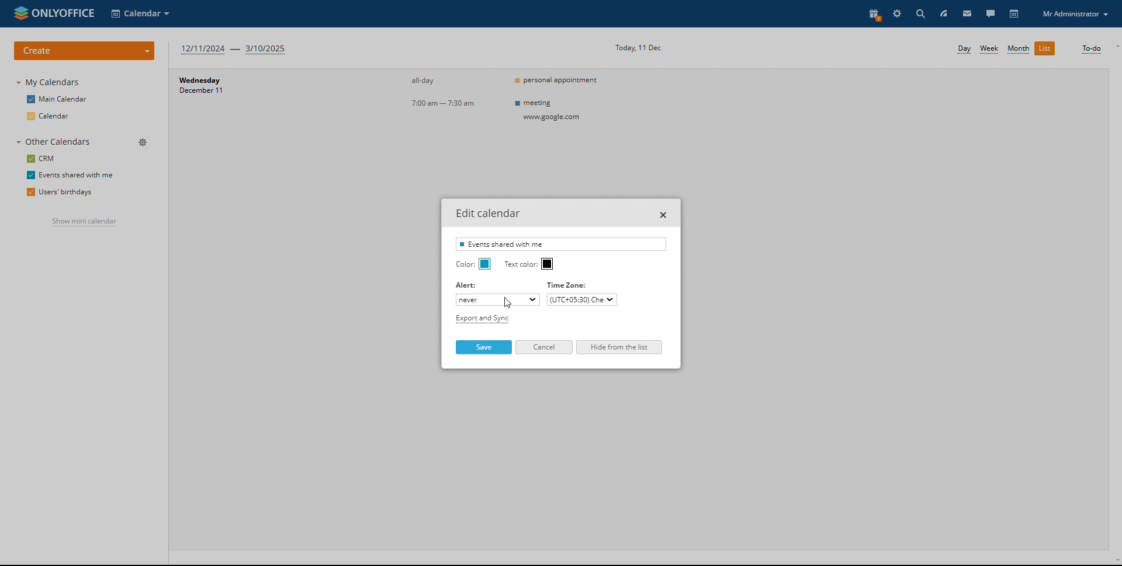 The width and height of the screenshot is (1122, 566). I want to click on my calendars, so click(48, 82).